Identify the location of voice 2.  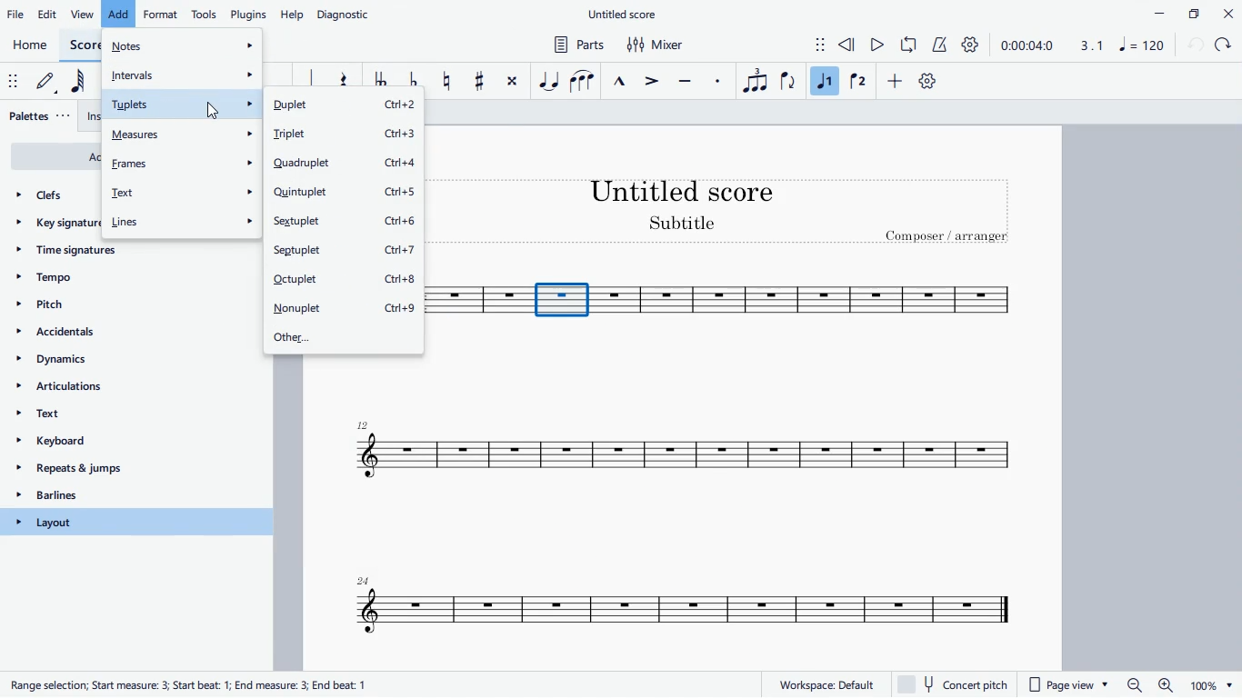
(857, 83).